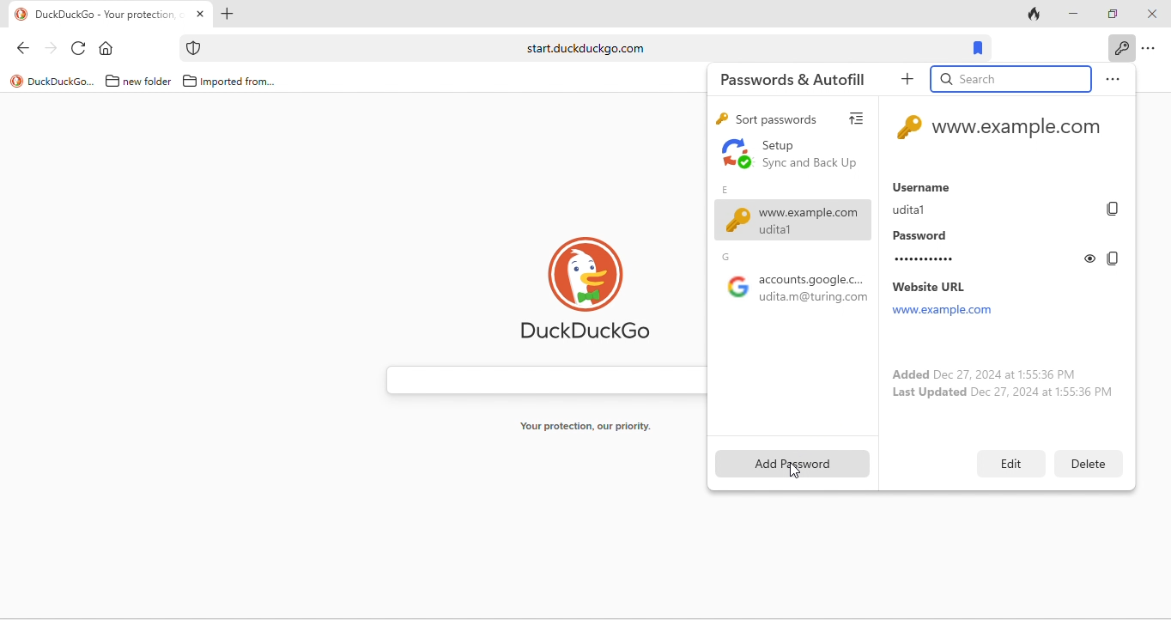 The height and width of the screenshot is (620, 1171). Describe the element at coordinates (111, 15) in the screenshot. I see `tab "DuckDuckGo - Your protection"` at that location.